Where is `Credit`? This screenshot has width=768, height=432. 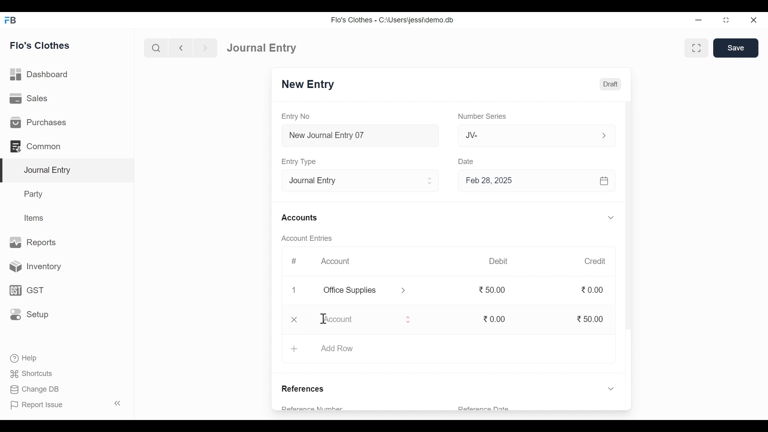
Credit is located at coordinates (596, 262).